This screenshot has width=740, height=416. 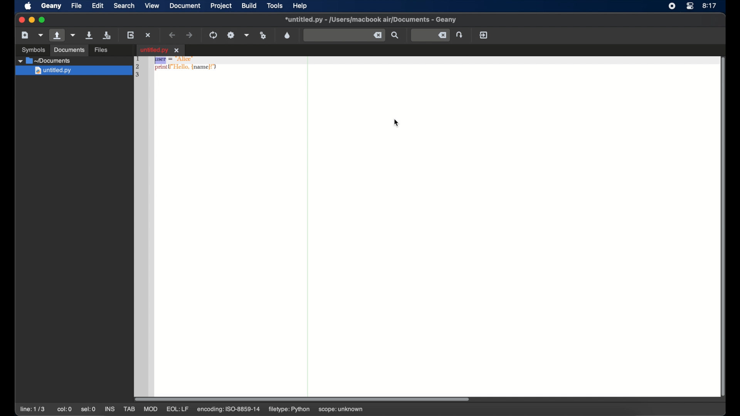 I want to click on navigate back a location, so click(x=172, y=35).